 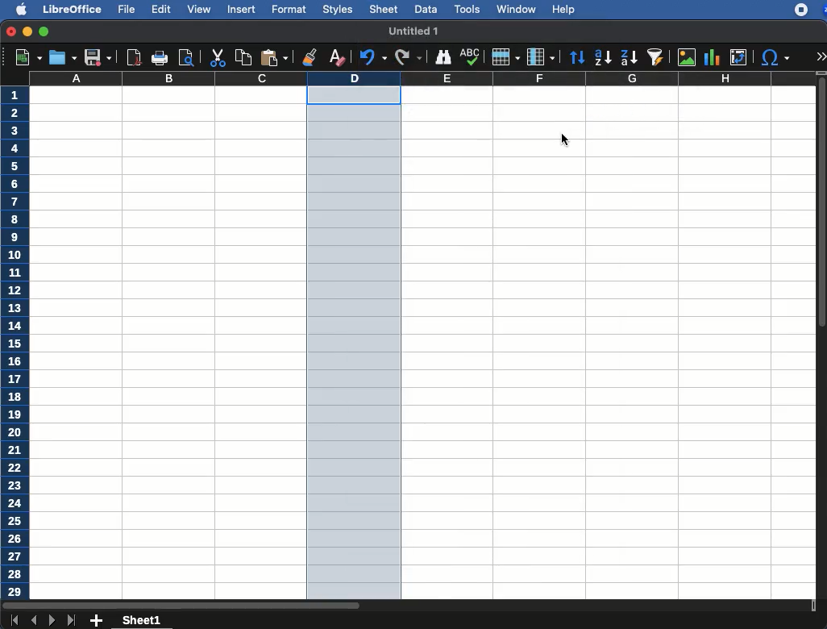 What do you see at coordinates (128, 10) in the screenshot?
I see `file` at bounding box center [128, 10].